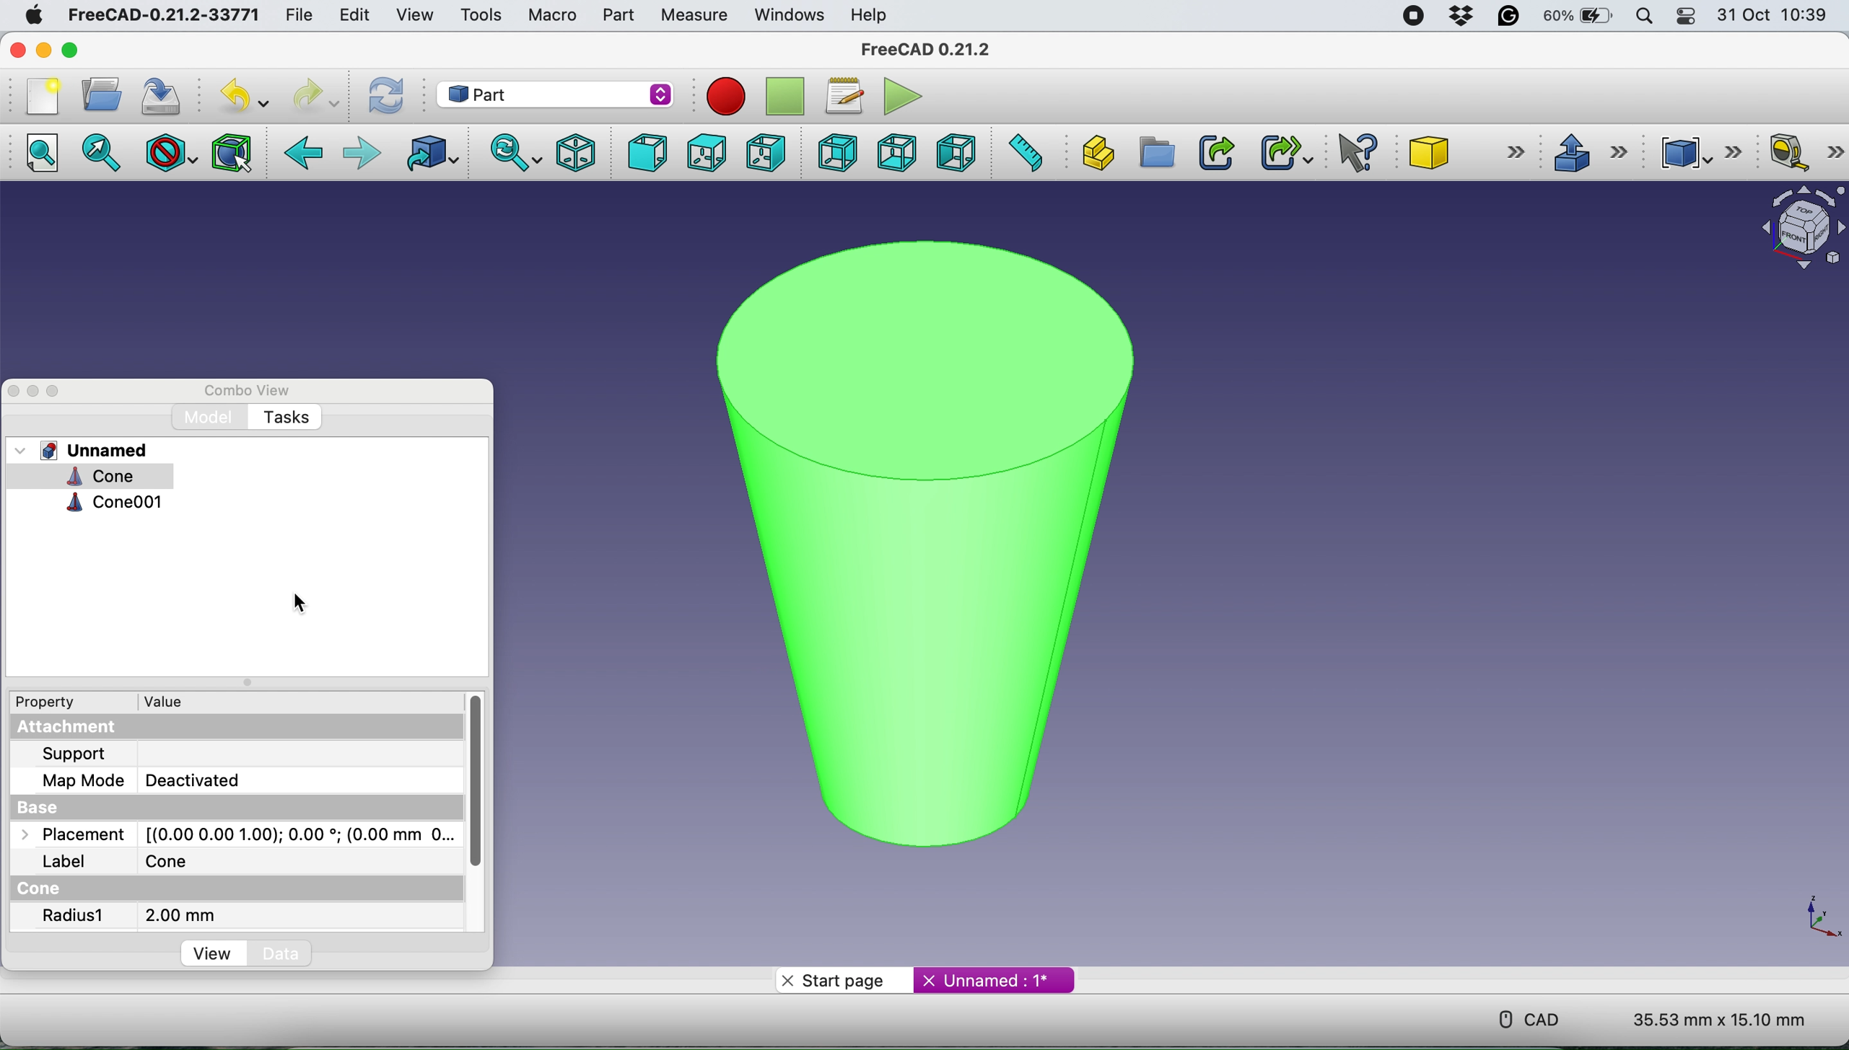 The width and height of the screenshot is (1849, 1050). I want to click on close, so click(14, 390).